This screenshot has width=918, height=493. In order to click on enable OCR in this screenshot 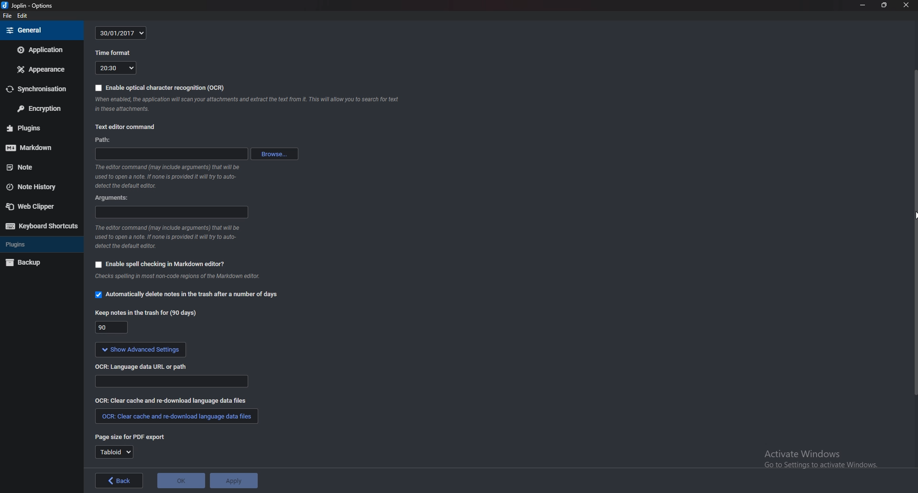, I will do `click(158, 87)`.